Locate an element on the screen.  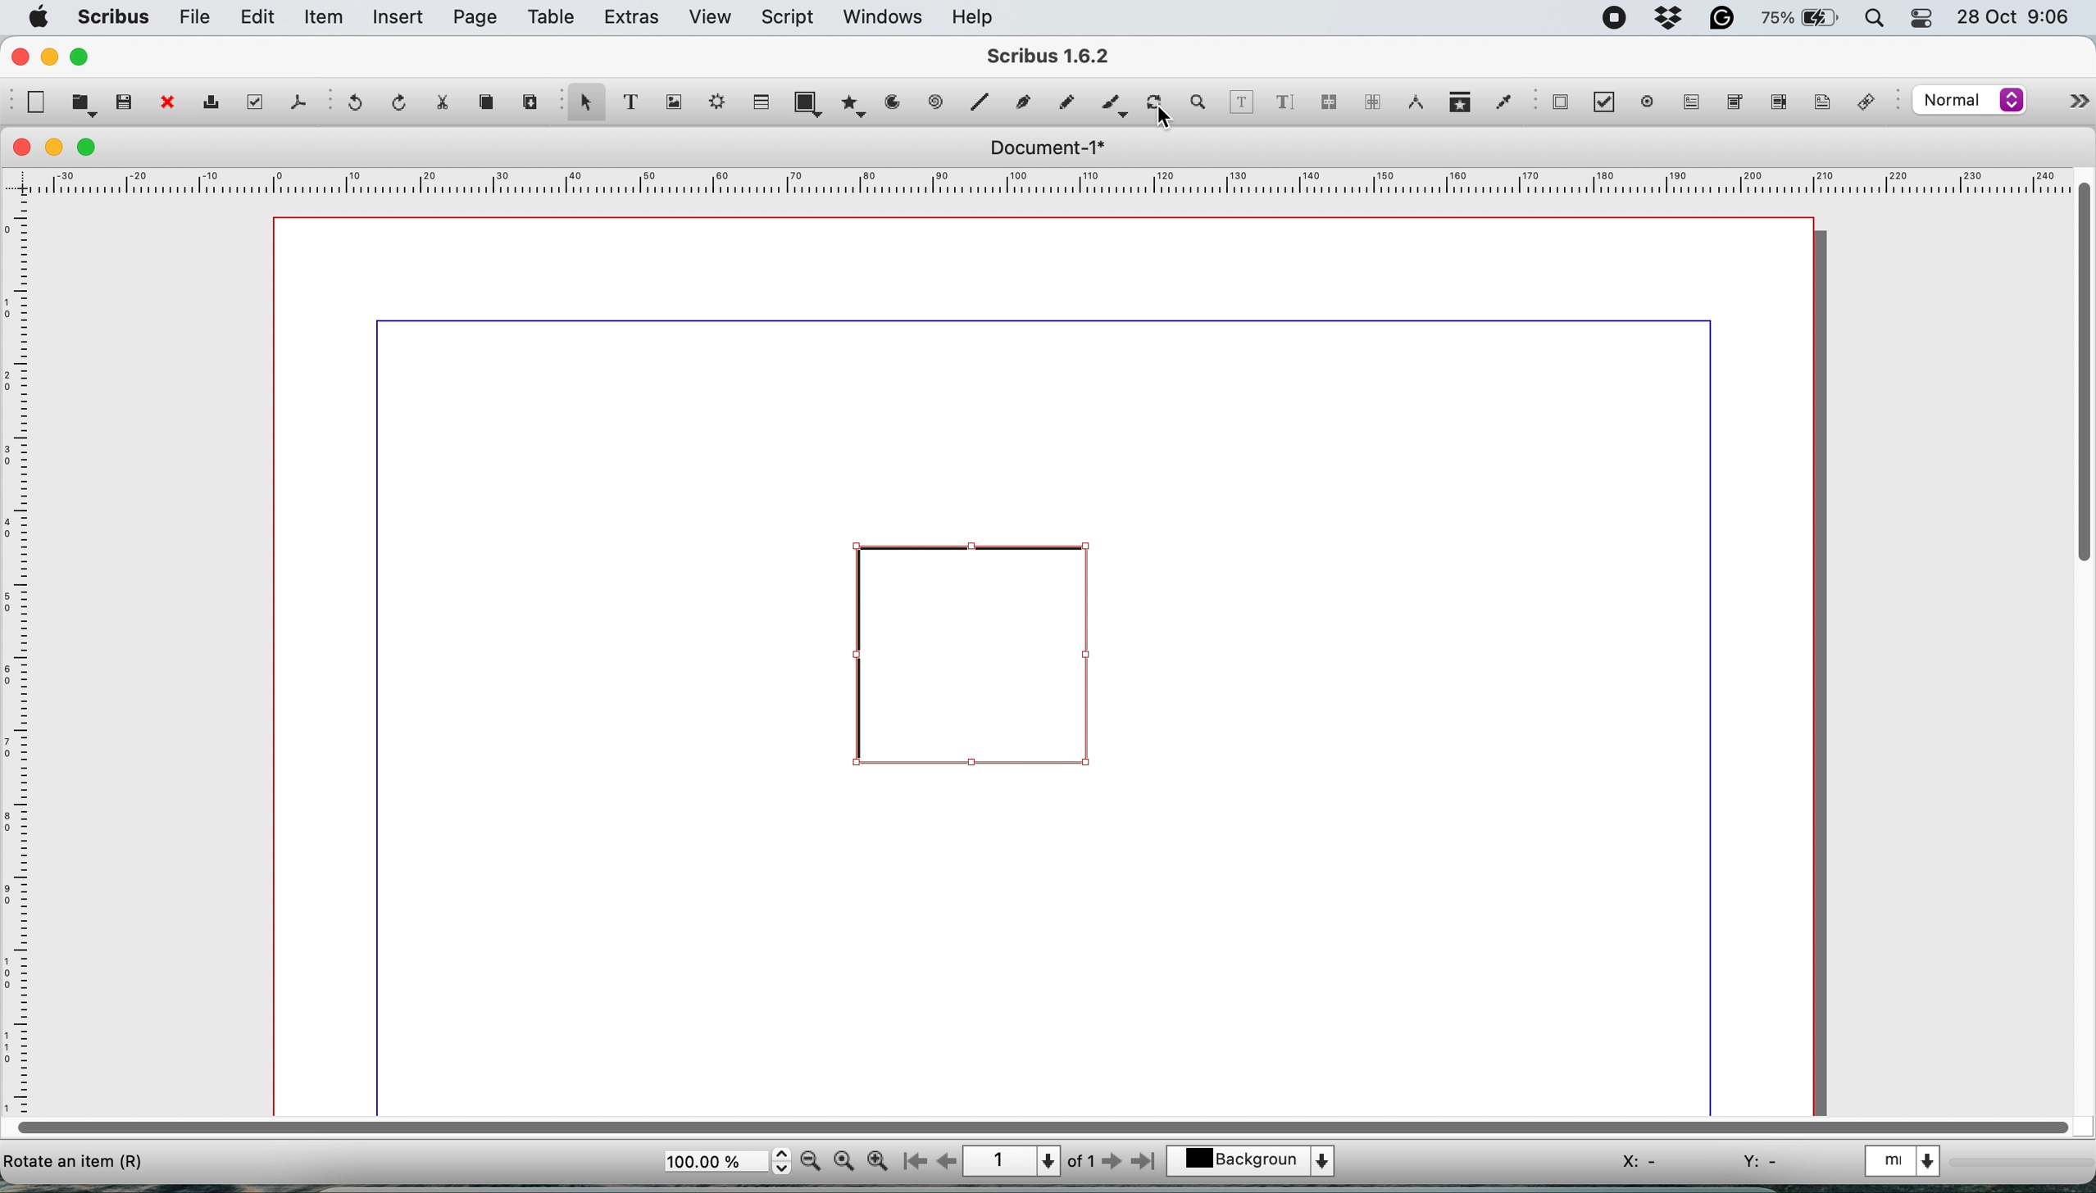
pdf push button is located at coordinates (1560, 104).